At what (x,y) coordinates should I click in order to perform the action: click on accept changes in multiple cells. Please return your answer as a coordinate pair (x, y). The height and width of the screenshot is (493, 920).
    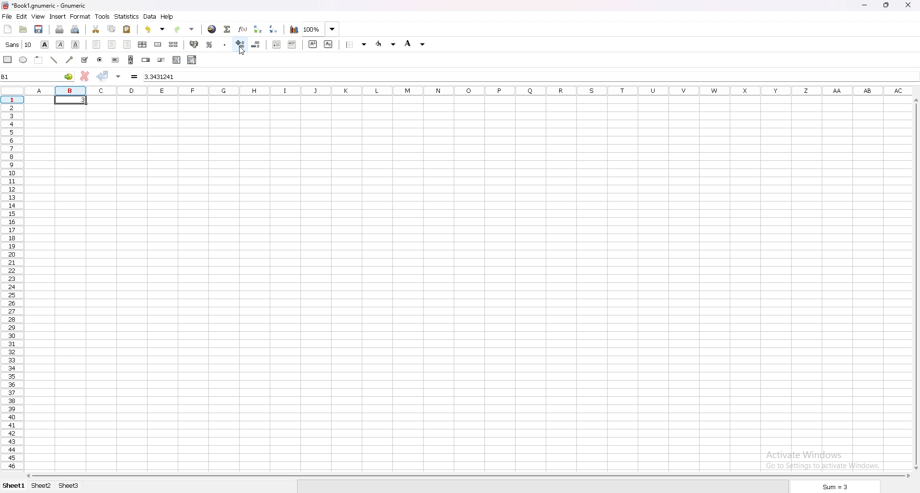
    Looking at the image, I should click on (119, 77).